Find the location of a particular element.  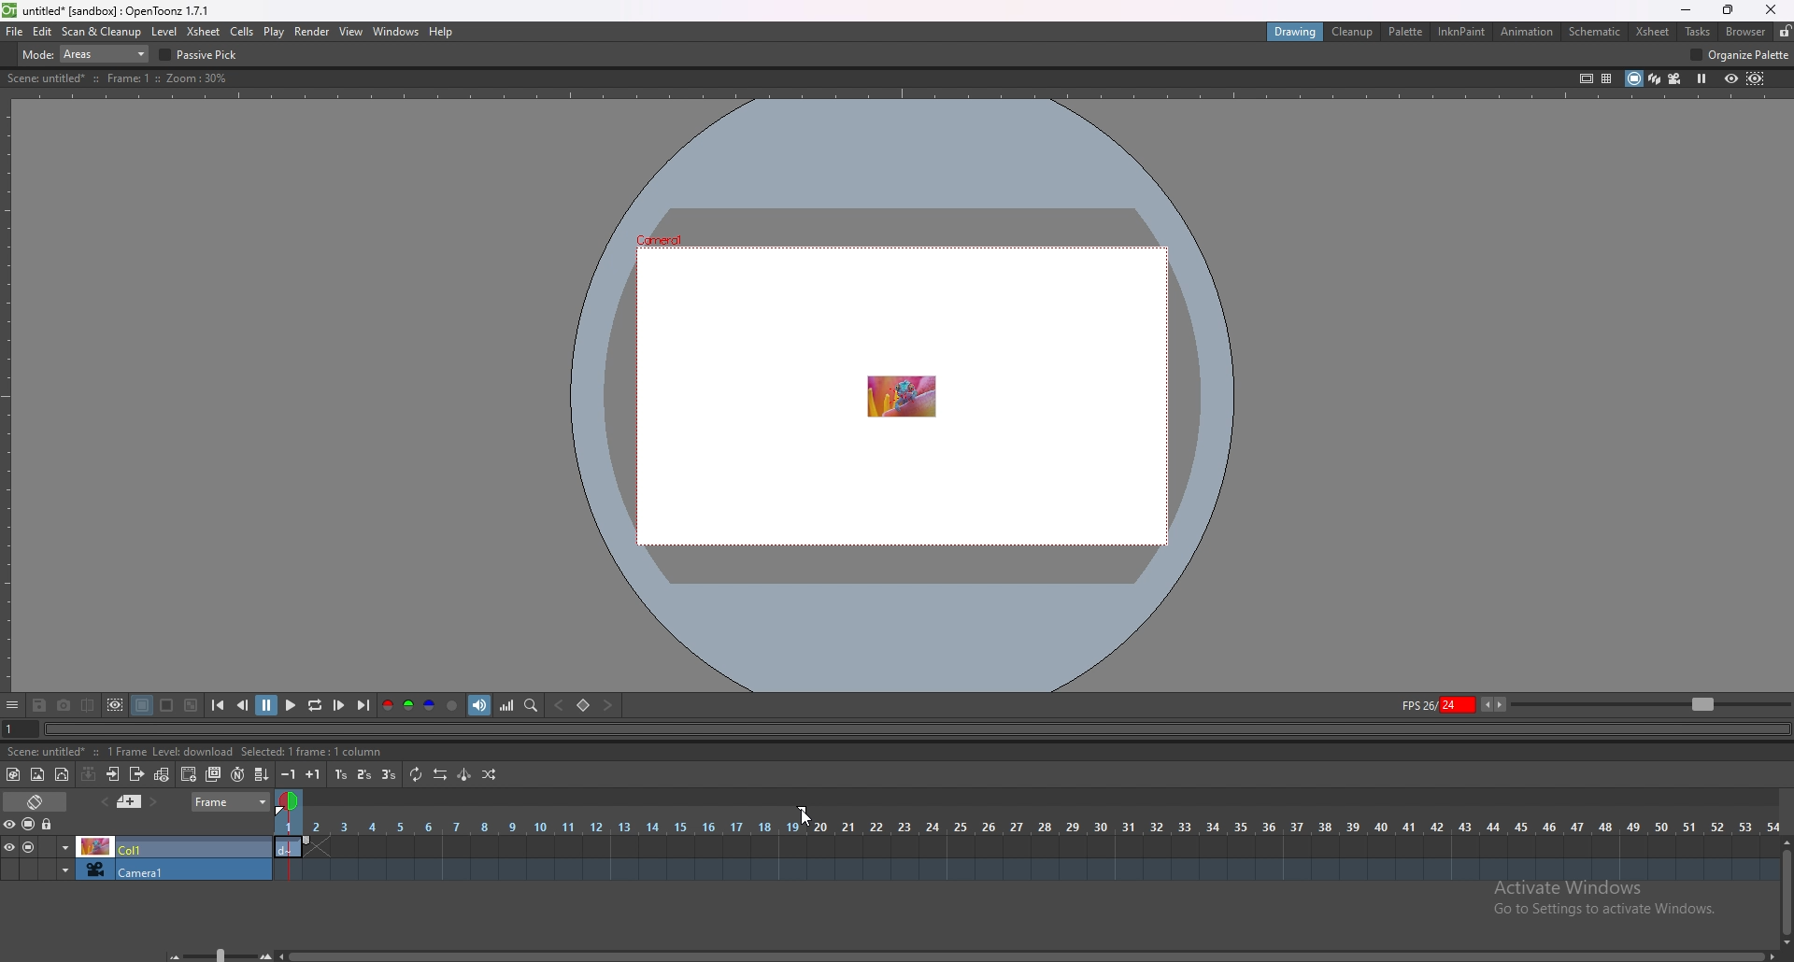

reframe on 1s is located at coordinates (341, 775).